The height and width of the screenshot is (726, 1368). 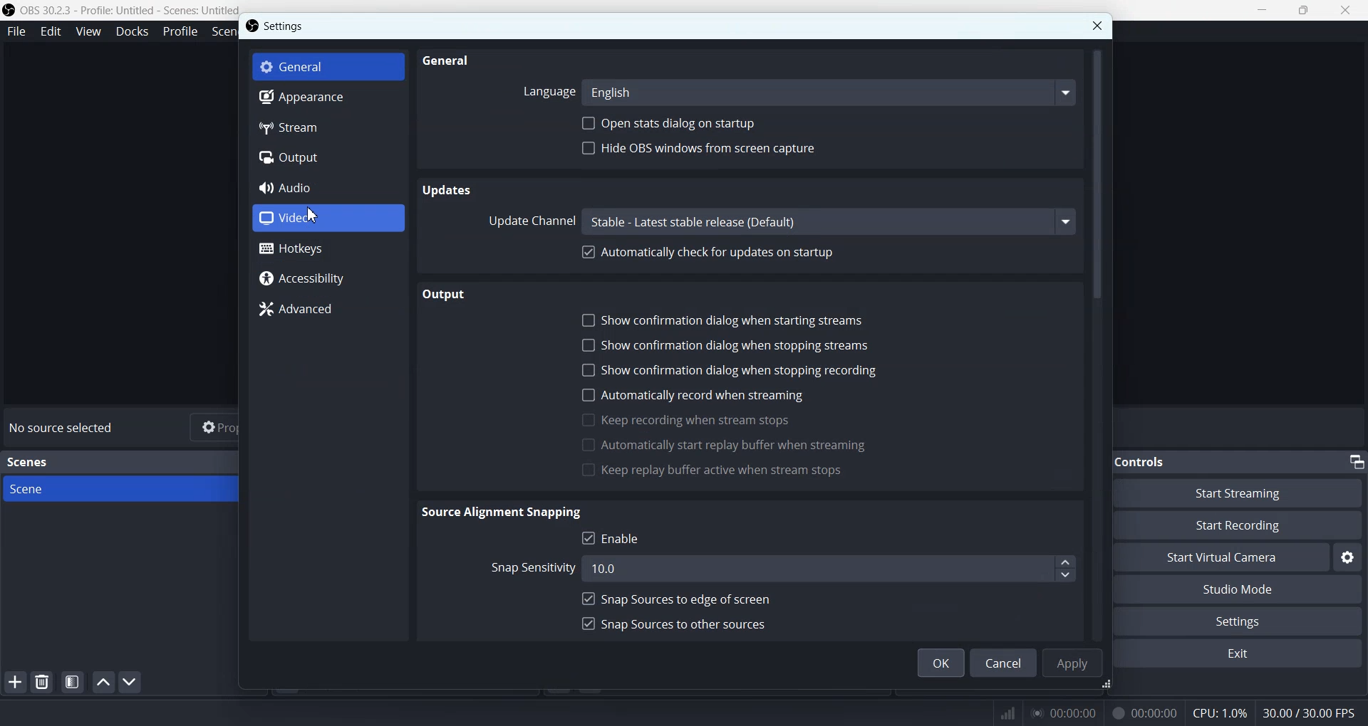 What do you see at coordinates (1243, 655) in the screenshot?
I see `Exit` at bounding box center [1243, 655].